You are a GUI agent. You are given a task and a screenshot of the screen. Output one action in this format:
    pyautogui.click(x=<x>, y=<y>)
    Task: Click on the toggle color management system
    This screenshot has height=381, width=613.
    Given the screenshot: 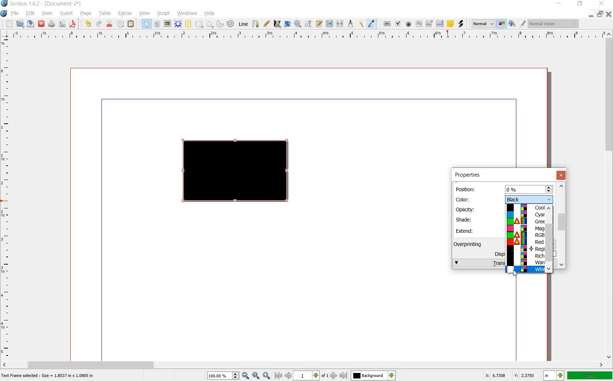 What is the action you would take?
    pyautogui.click(x=502, y=24)
    